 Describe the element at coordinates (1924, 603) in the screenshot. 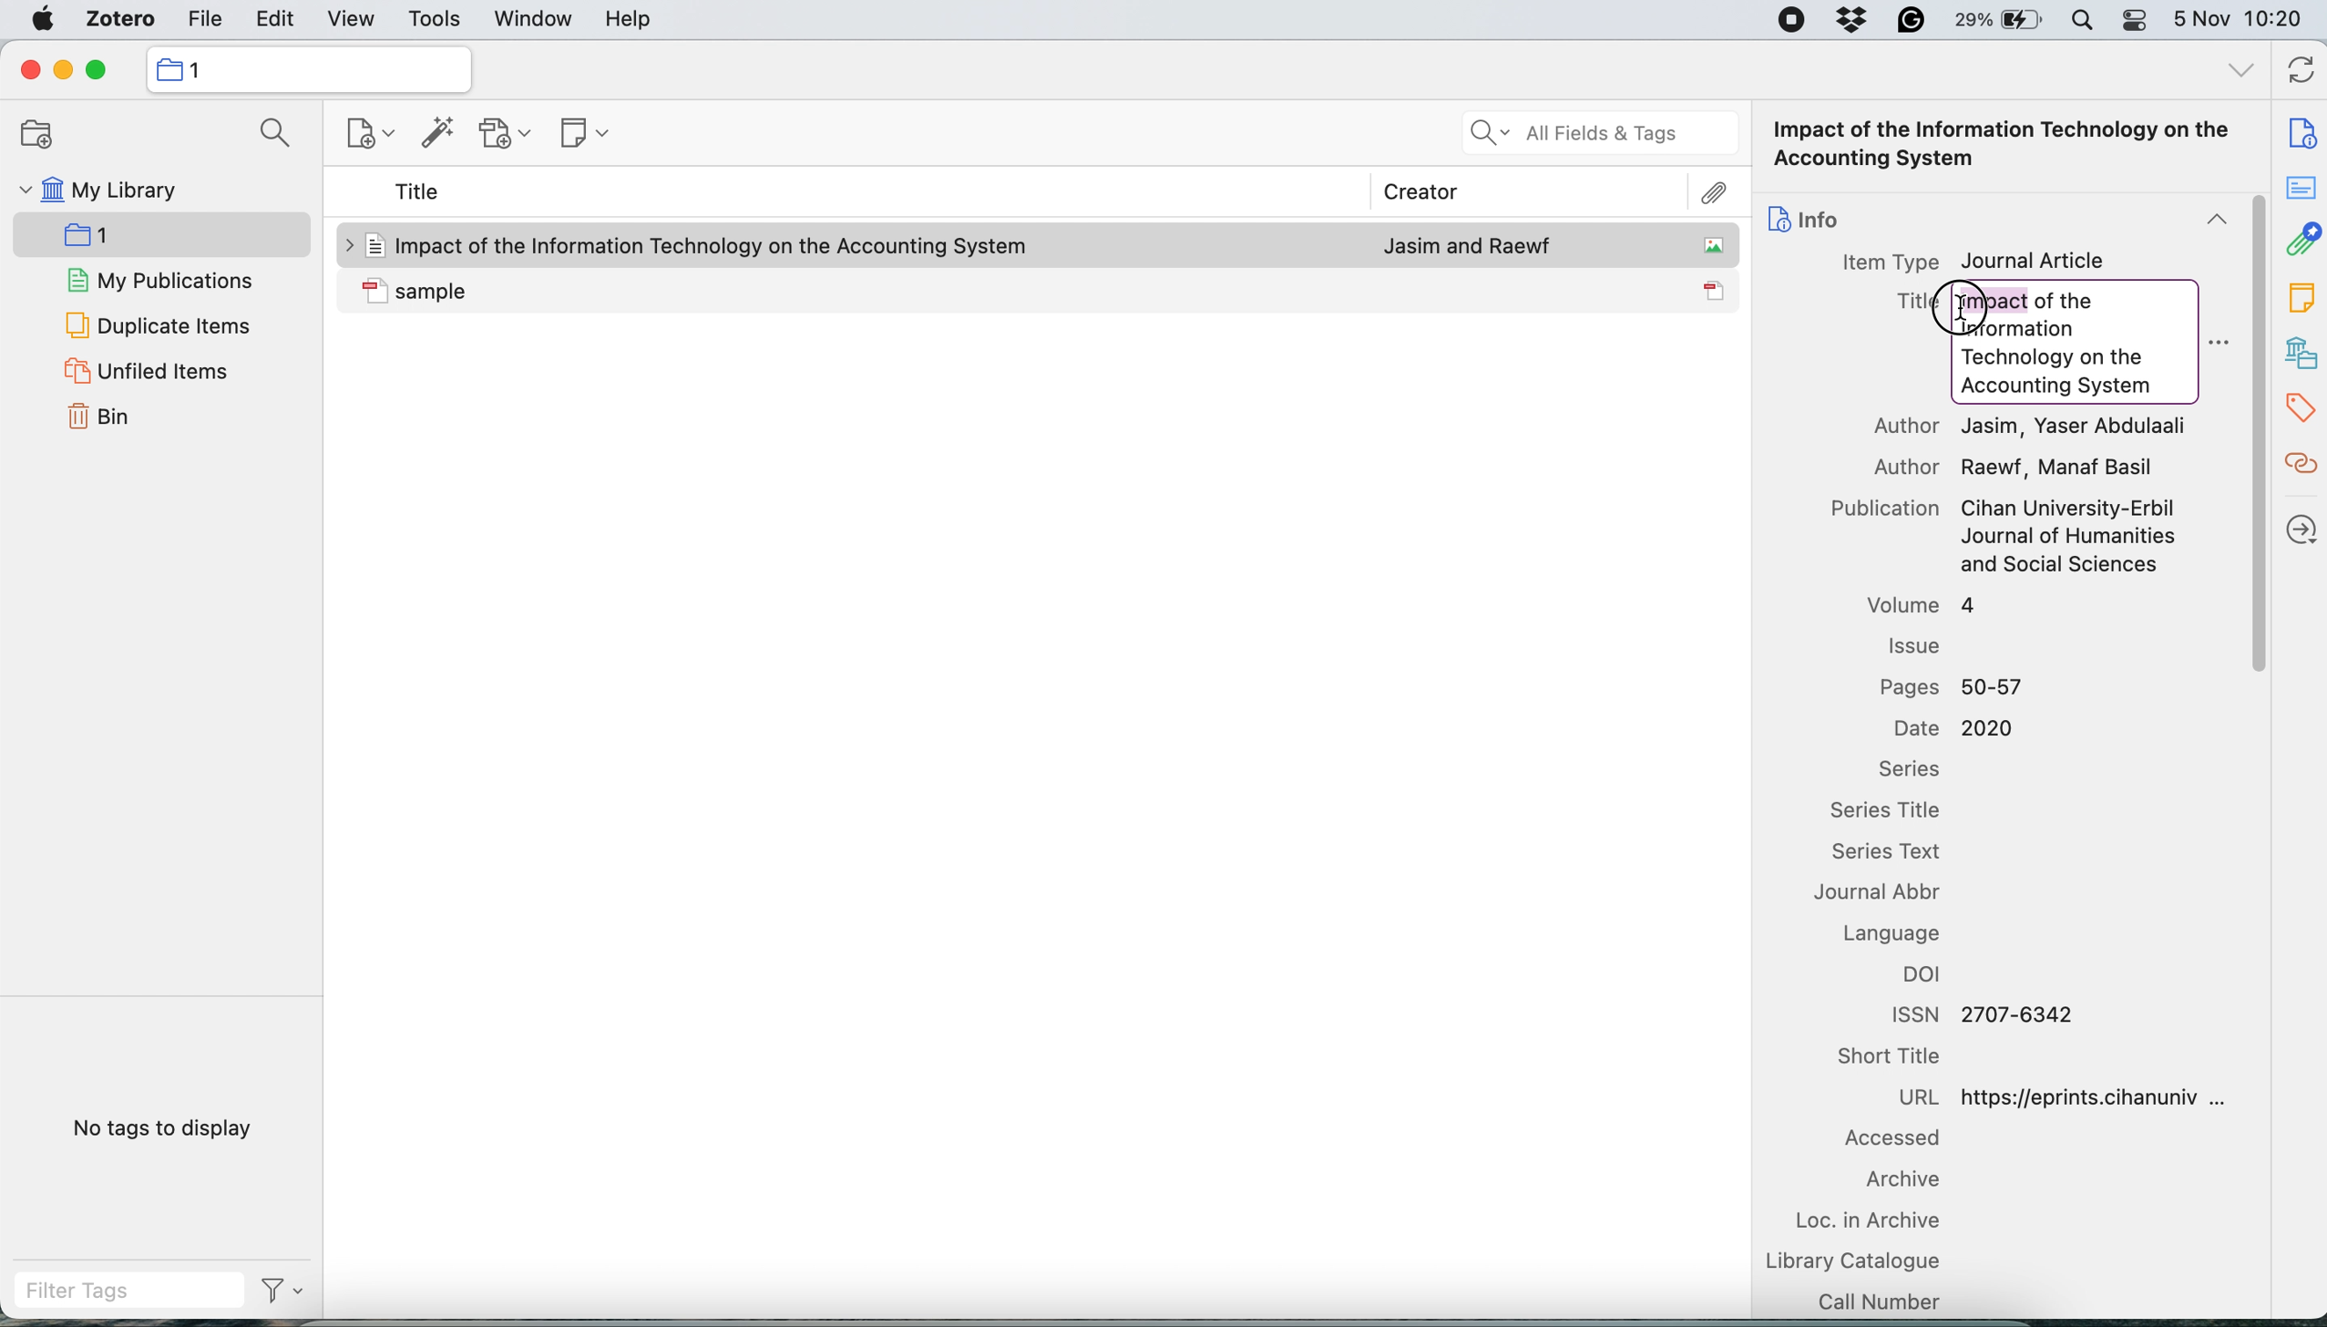

I see `volume 4` at that location.